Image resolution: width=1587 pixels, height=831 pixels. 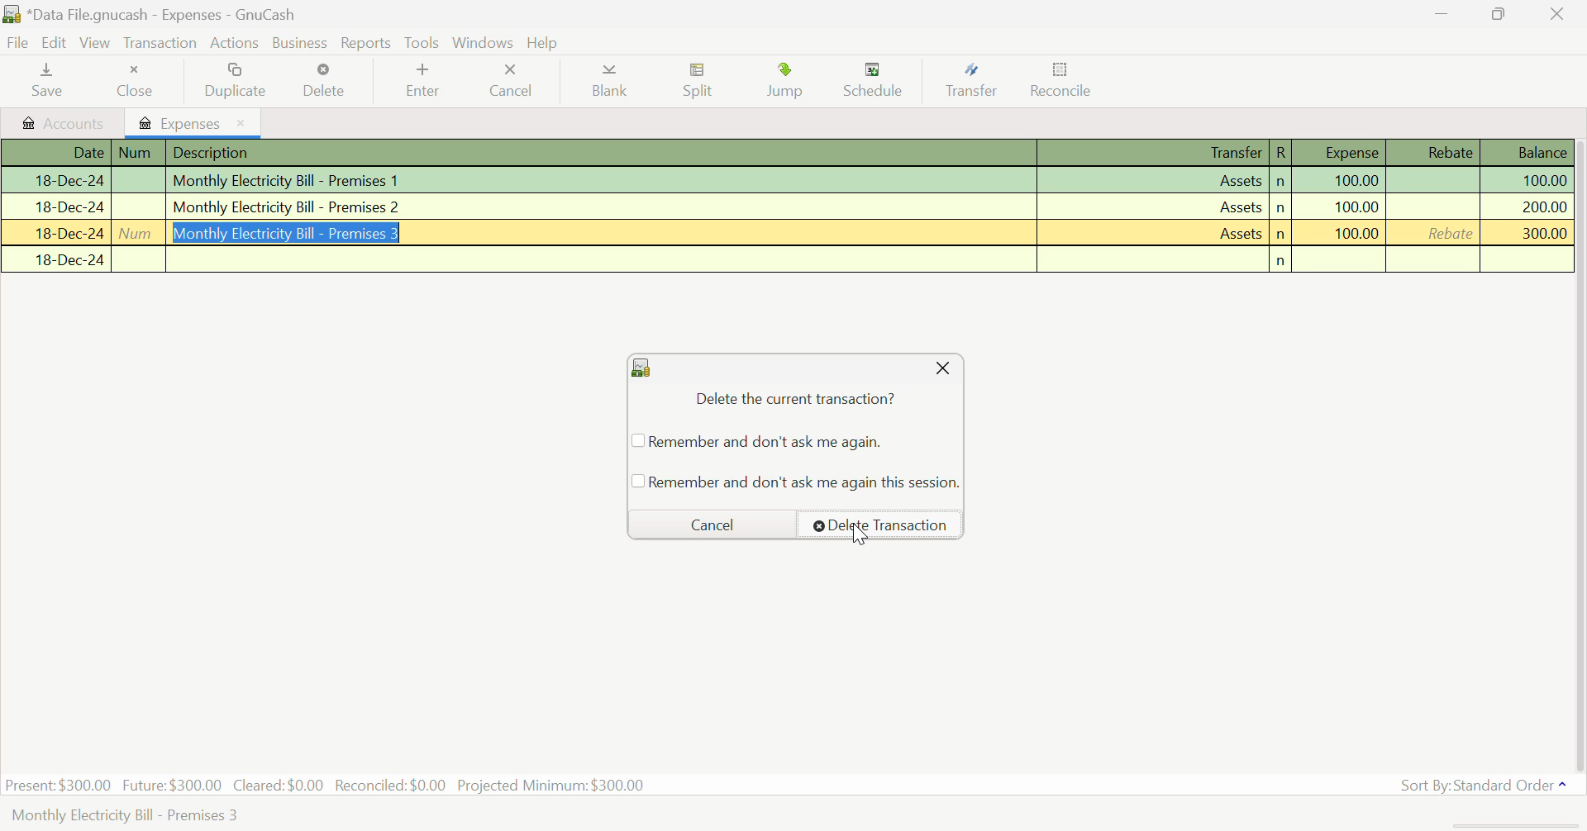 I want to click on Tools, so click(x=423, y=44).